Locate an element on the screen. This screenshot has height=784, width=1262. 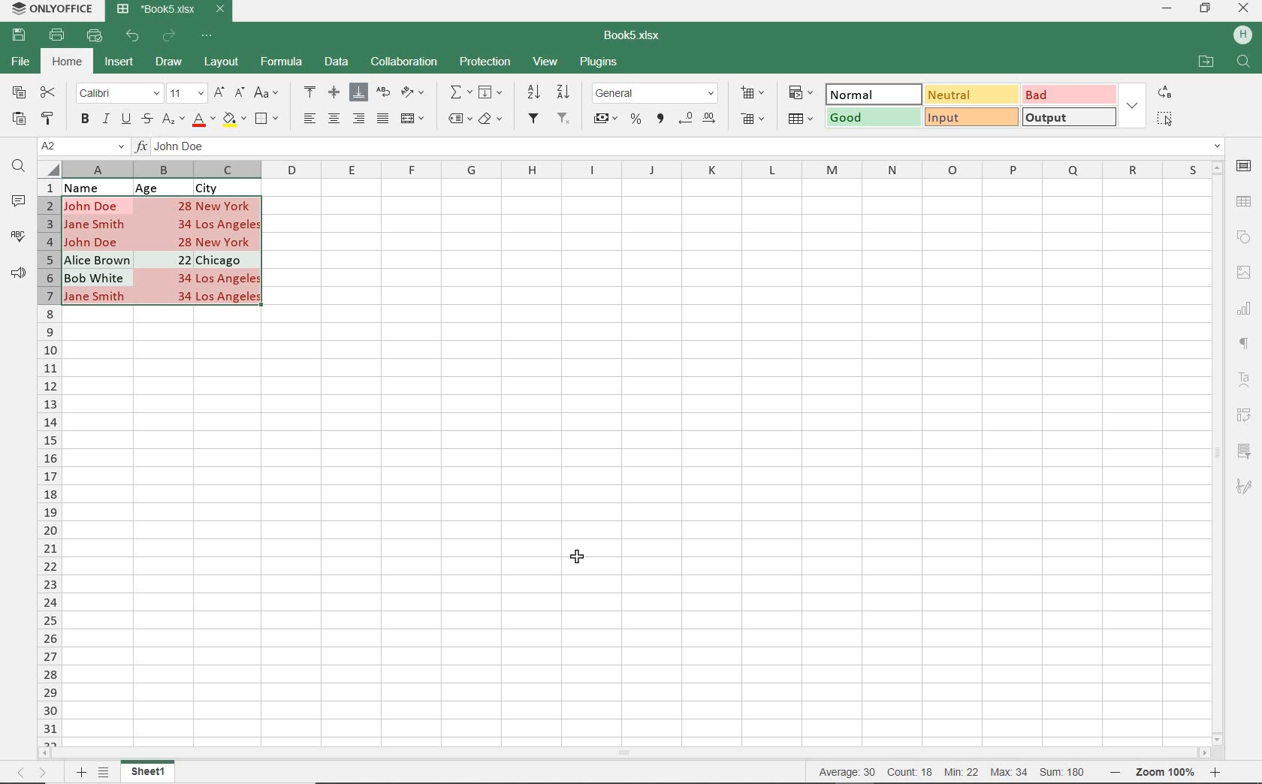
FONT SIZE is located at coordinates (184, 93).